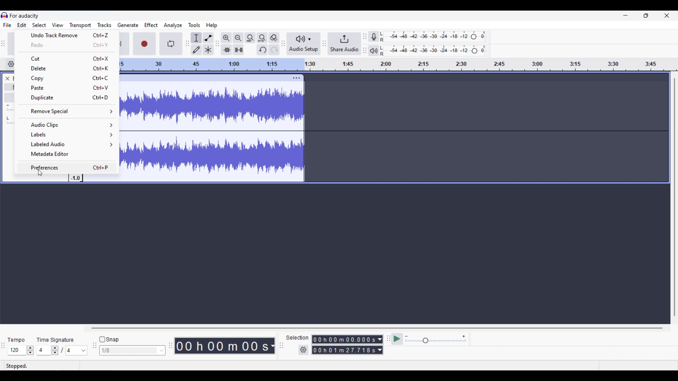 This screenshot has width=678, height=381. I want to click on Playback speed settings, so click(436, 339).